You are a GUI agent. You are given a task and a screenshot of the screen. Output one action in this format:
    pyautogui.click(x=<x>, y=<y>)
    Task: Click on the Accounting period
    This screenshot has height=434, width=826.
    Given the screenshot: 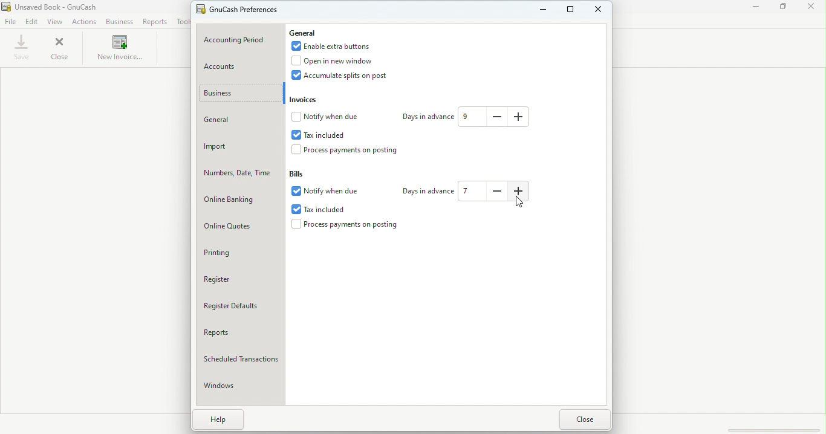 What is the action you would take?
    pyautogui.click(x=241, y=38)
    